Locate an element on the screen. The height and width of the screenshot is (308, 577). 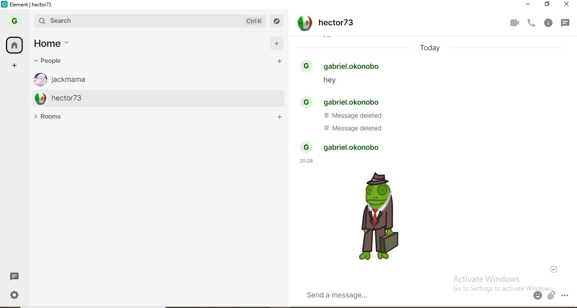
notifications is located at coordinates (567, 24).